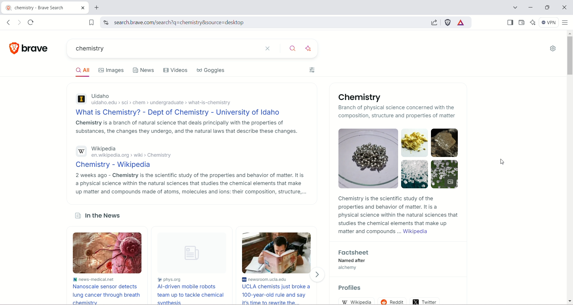  What do you see at coordinates (350, 269) in the screenshot?
I see `alchemy` at bounding box center [350, 269].